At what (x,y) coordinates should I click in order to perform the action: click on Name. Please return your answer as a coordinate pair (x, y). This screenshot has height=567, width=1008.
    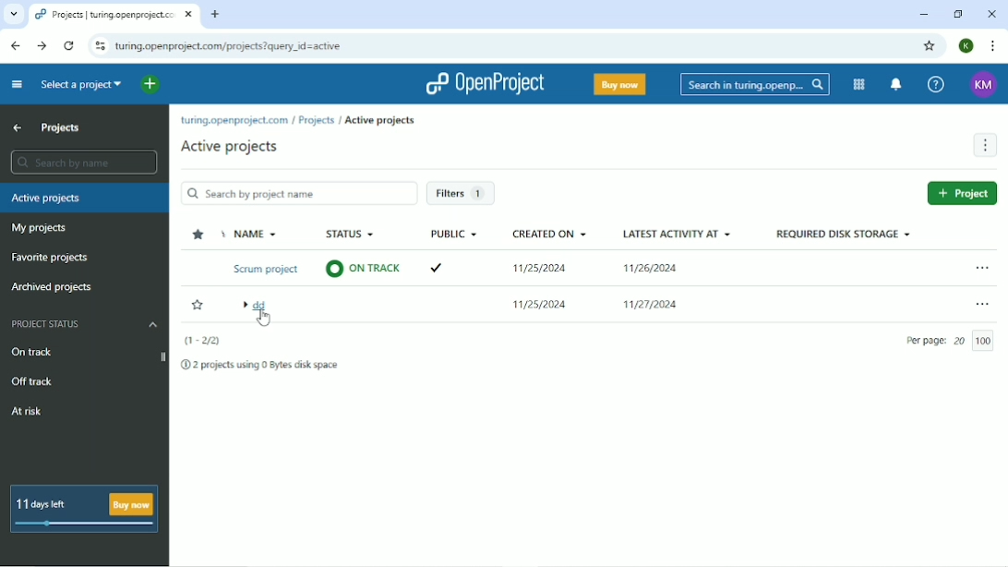
    Looking at the image, I should click on (255, 235).